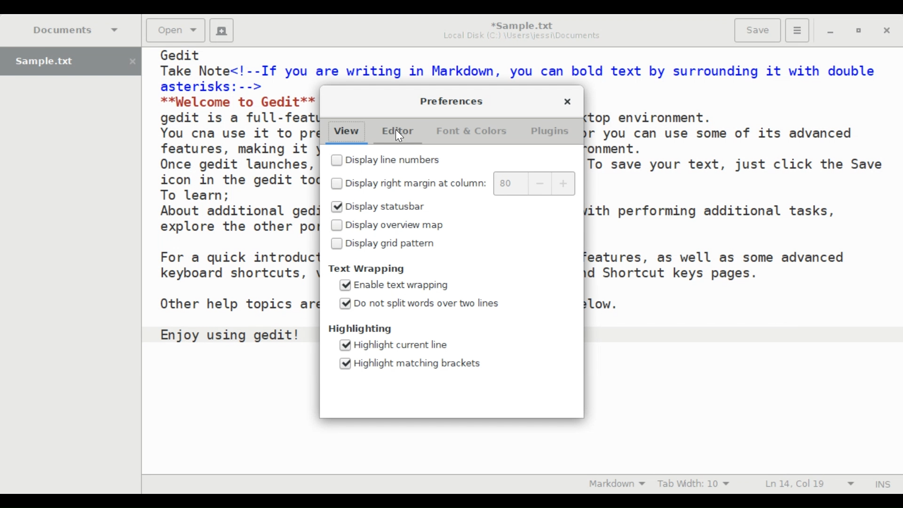 The image size is (903, 508). What do you see at coordinates (857, 31) in the screenshot?
I see `restore` at bounding box center [857, 31].